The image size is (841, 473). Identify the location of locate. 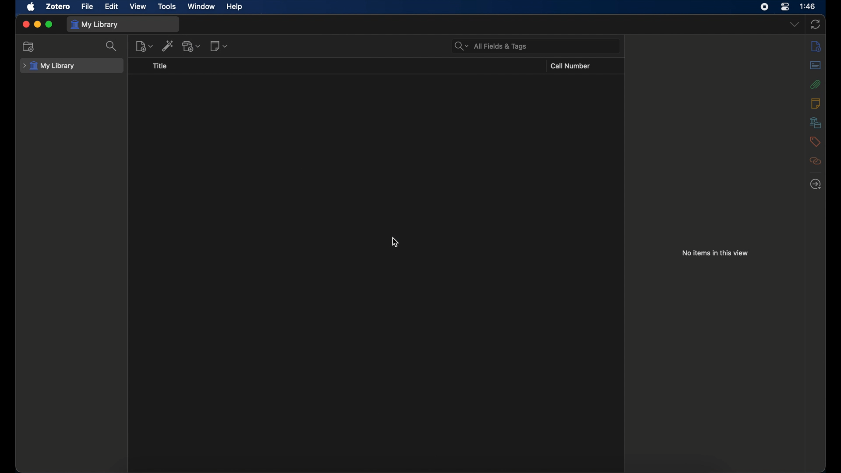
(815, 184).